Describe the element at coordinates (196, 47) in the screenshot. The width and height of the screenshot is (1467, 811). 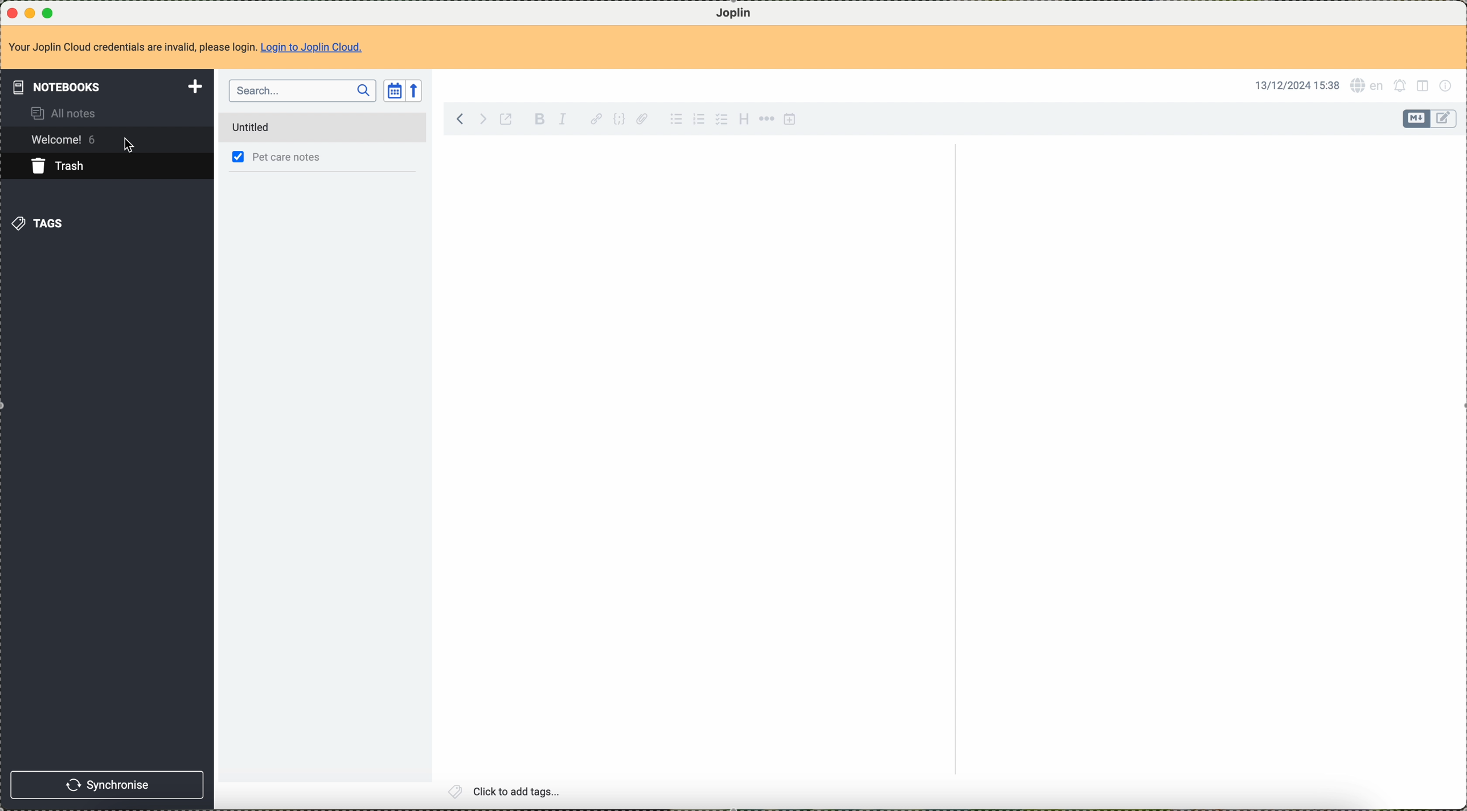
I see `Your Joplin Cloud credentials are invalid, please login. Login to Joplin Cloud.` at that location.